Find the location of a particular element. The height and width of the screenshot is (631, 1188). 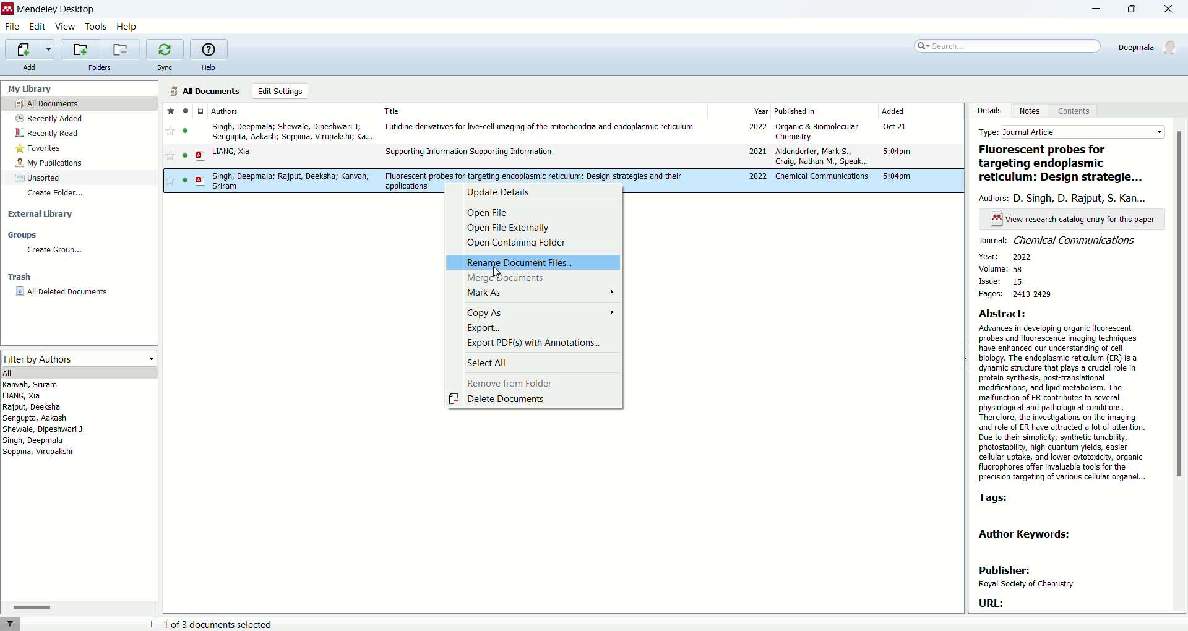

read/unread is located at coordinates (185, 157).